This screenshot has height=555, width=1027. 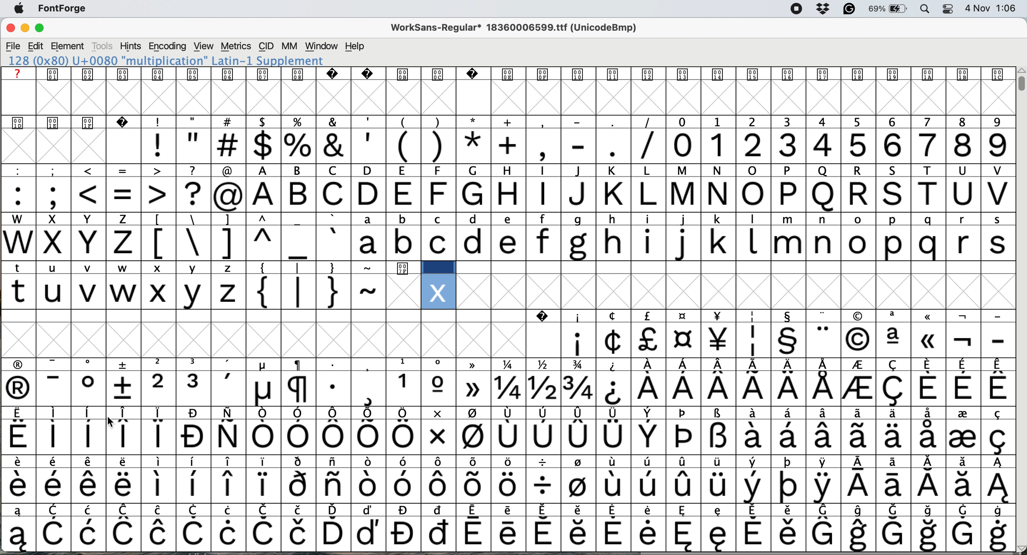 I want to click on t u v w: lower case letters, so click(x=73, y=293).